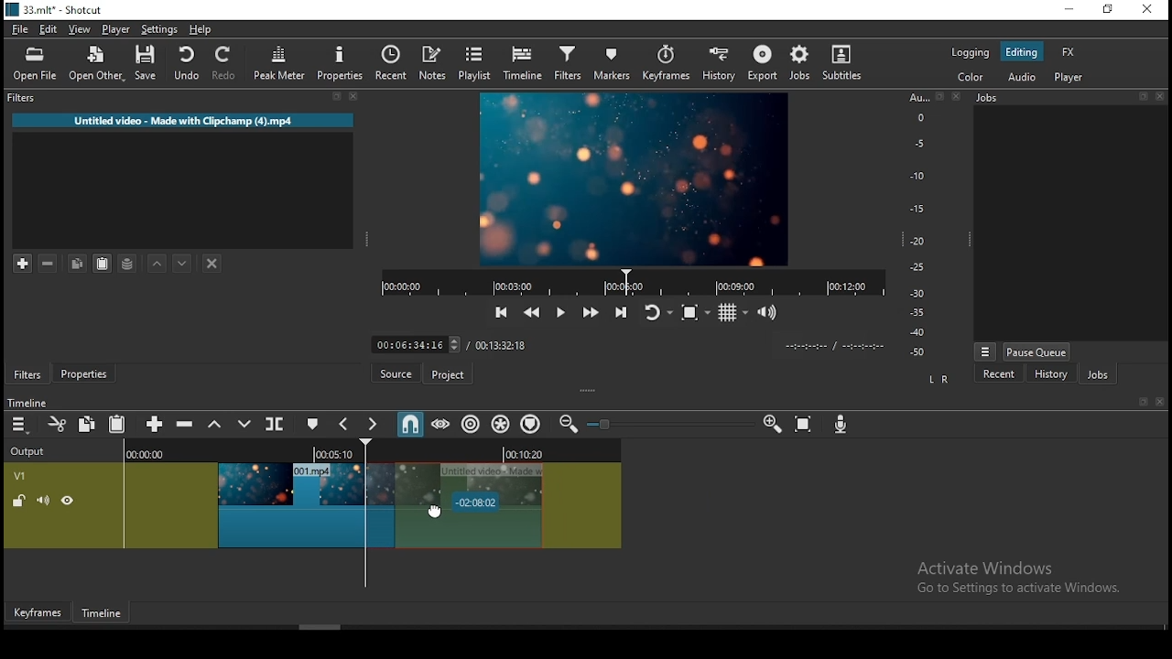  Describe the element at coordinates (53, 265) in the screenshot. I see `remove selected filters` at that location.